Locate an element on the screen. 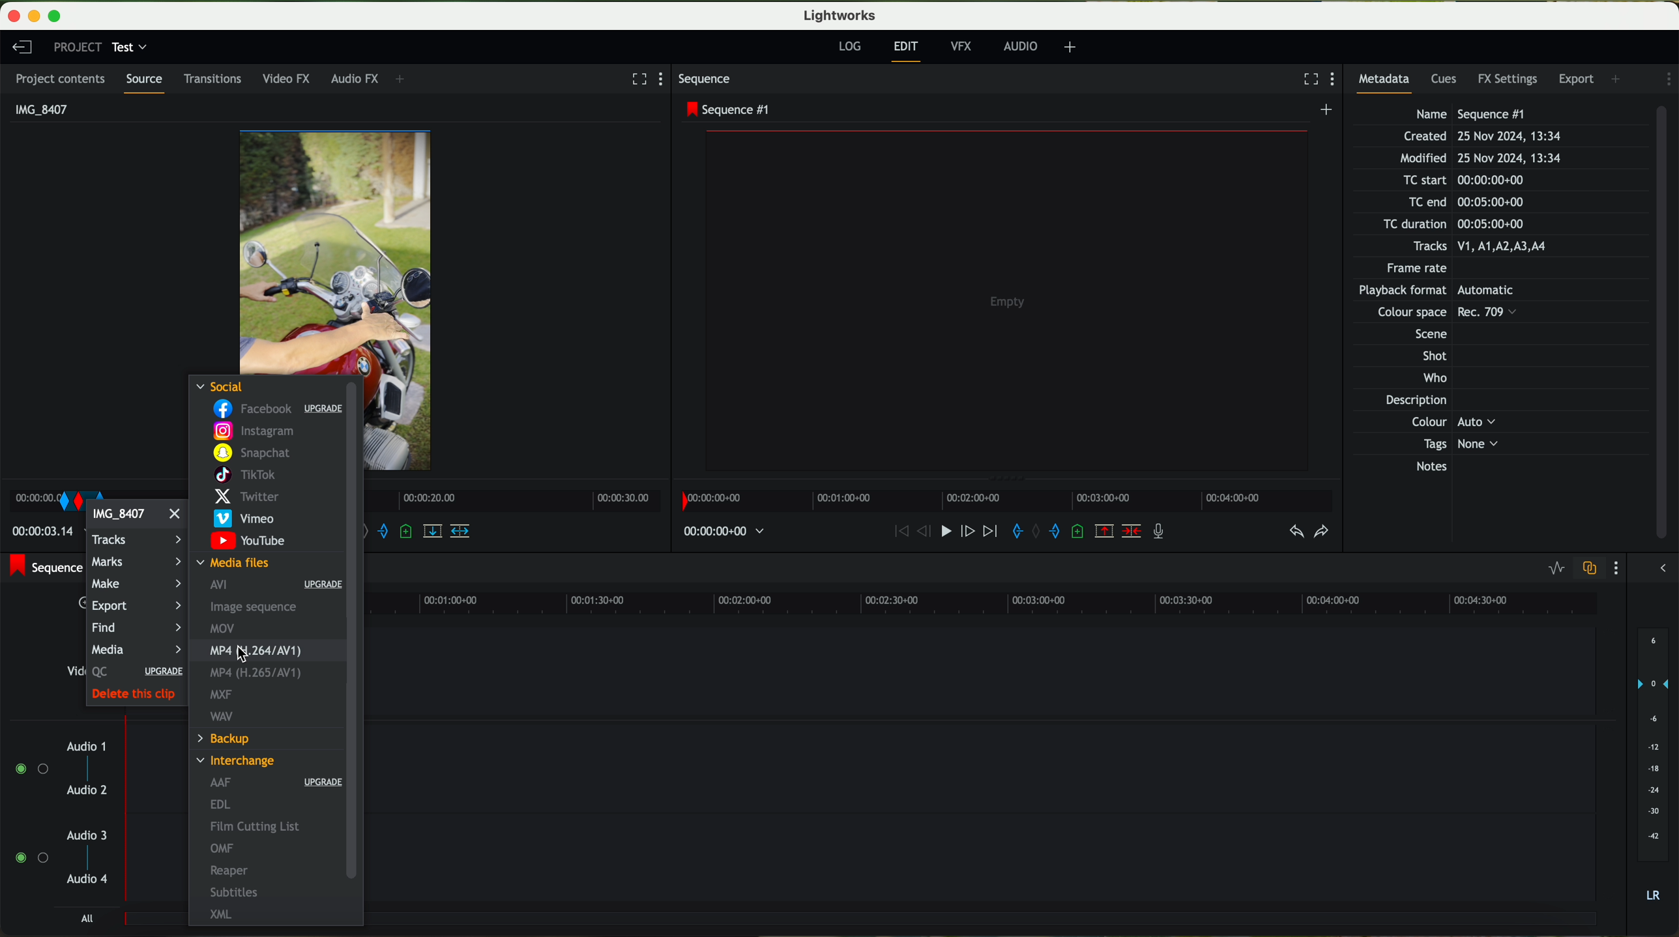  Name is located at coordinates (1474, 113).